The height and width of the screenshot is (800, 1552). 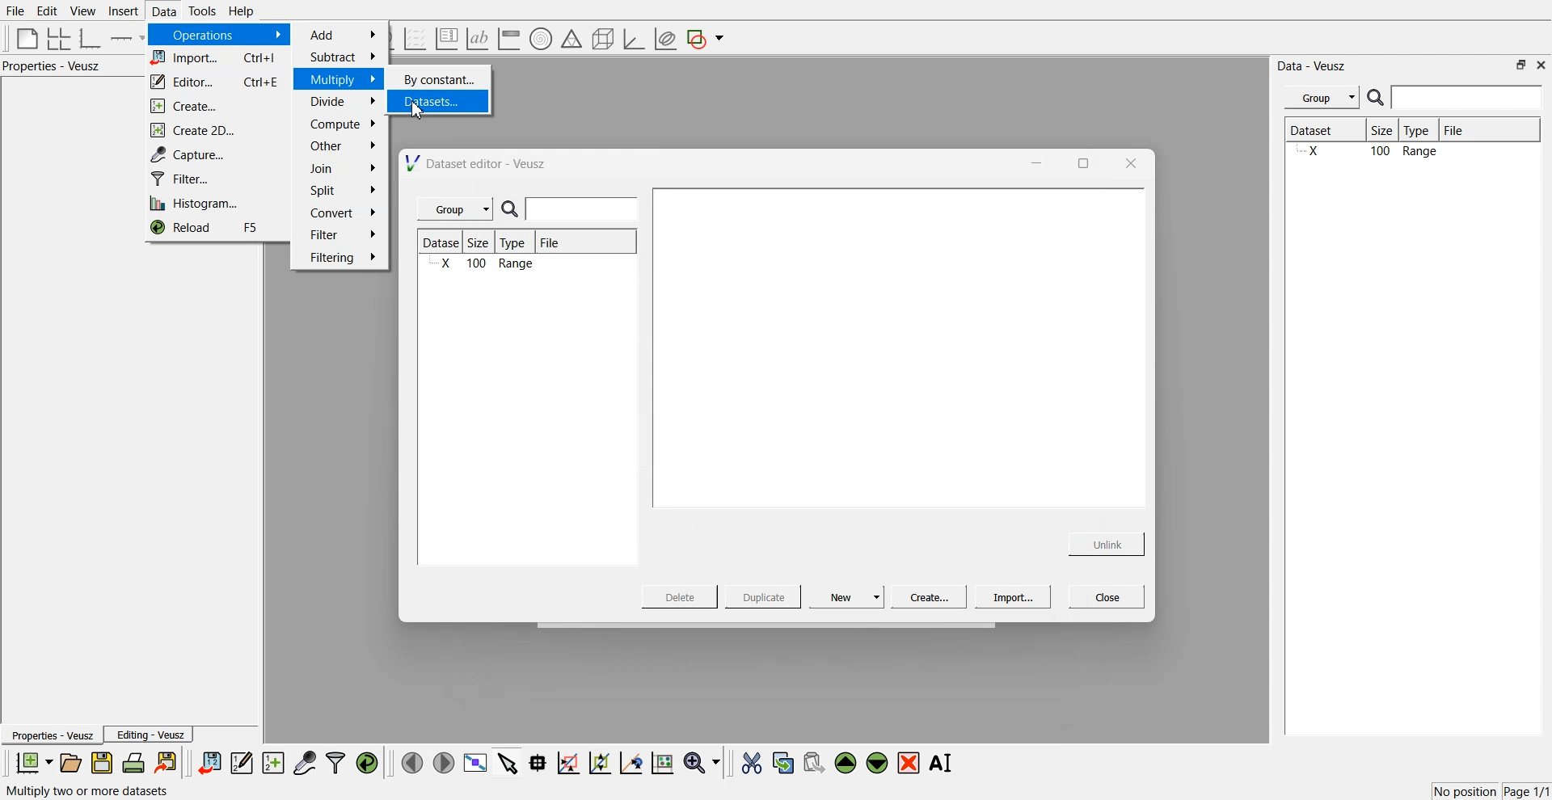 What do you see at coordinates (443, 103) in the screenshot?
I see `Datasets...` at bounding box center [443, 103].